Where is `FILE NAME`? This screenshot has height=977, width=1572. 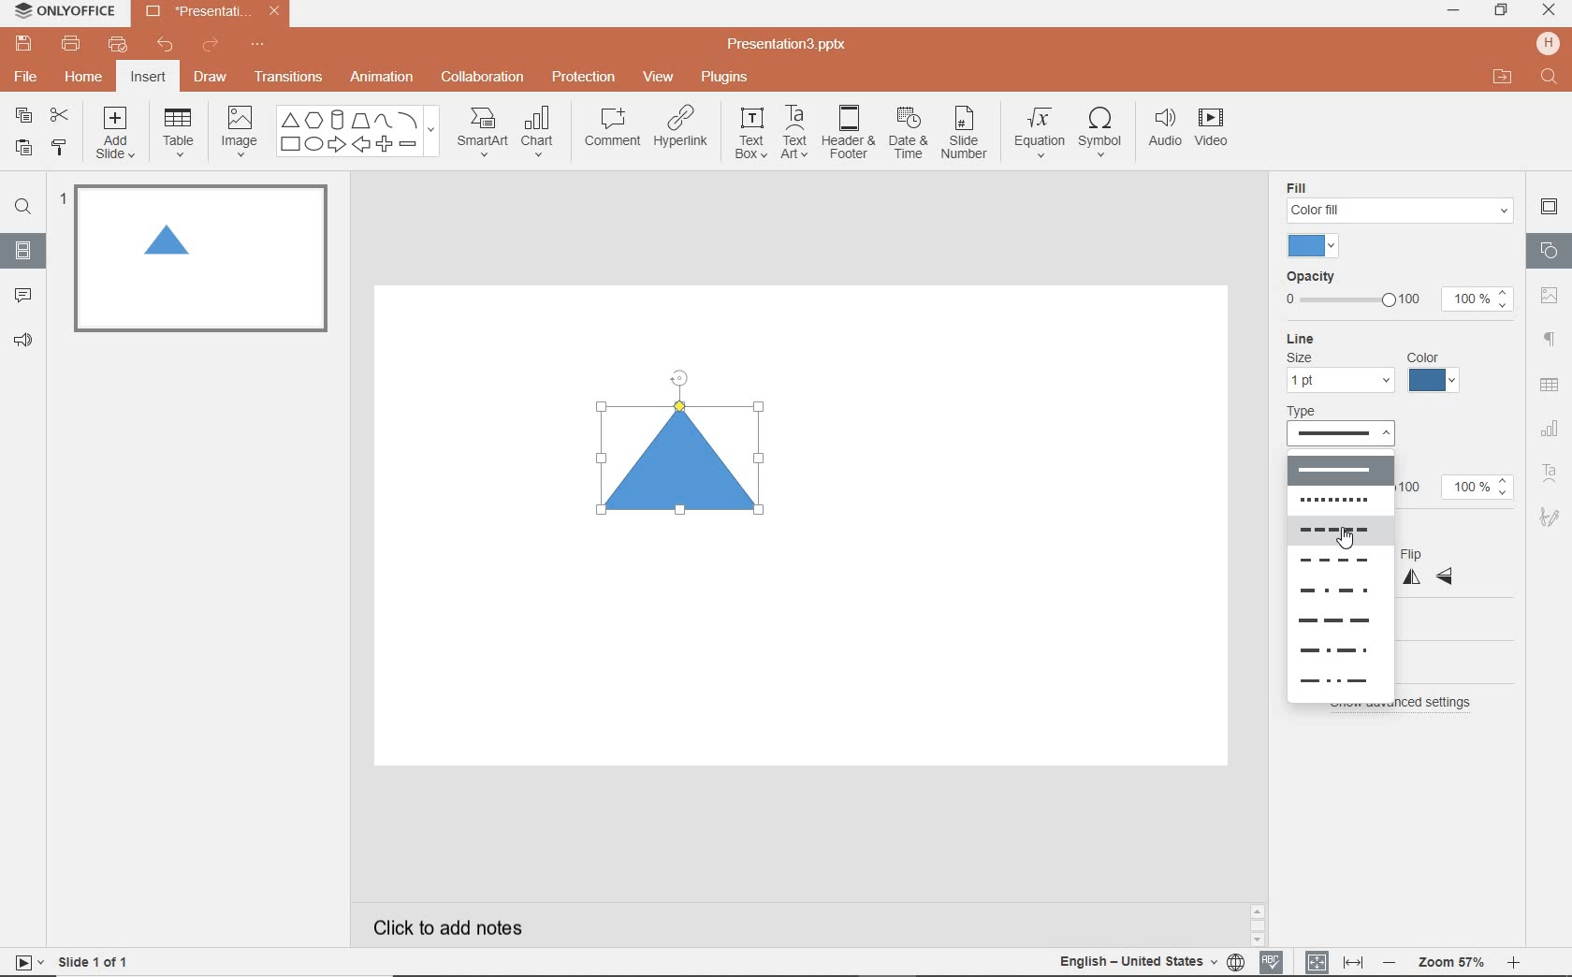
FILE NAME is located at coordinates (790, 45).